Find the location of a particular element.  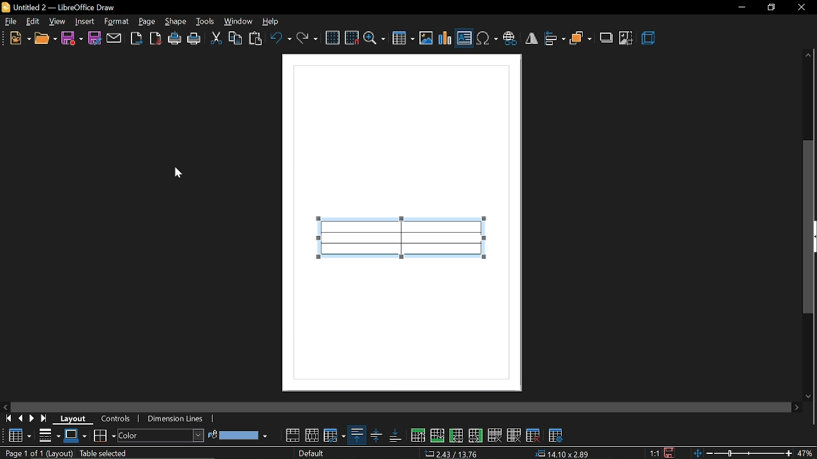

47% is located at coordinates (807, 453).